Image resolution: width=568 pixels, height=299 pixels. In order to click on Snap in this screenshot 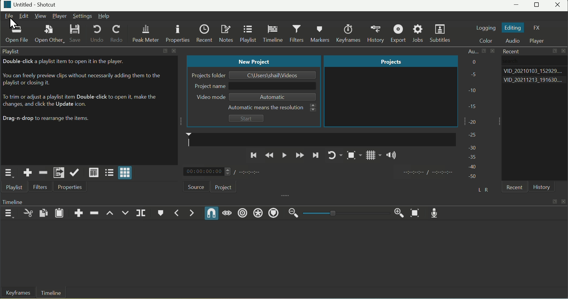, I will do `click(211, 213)`.